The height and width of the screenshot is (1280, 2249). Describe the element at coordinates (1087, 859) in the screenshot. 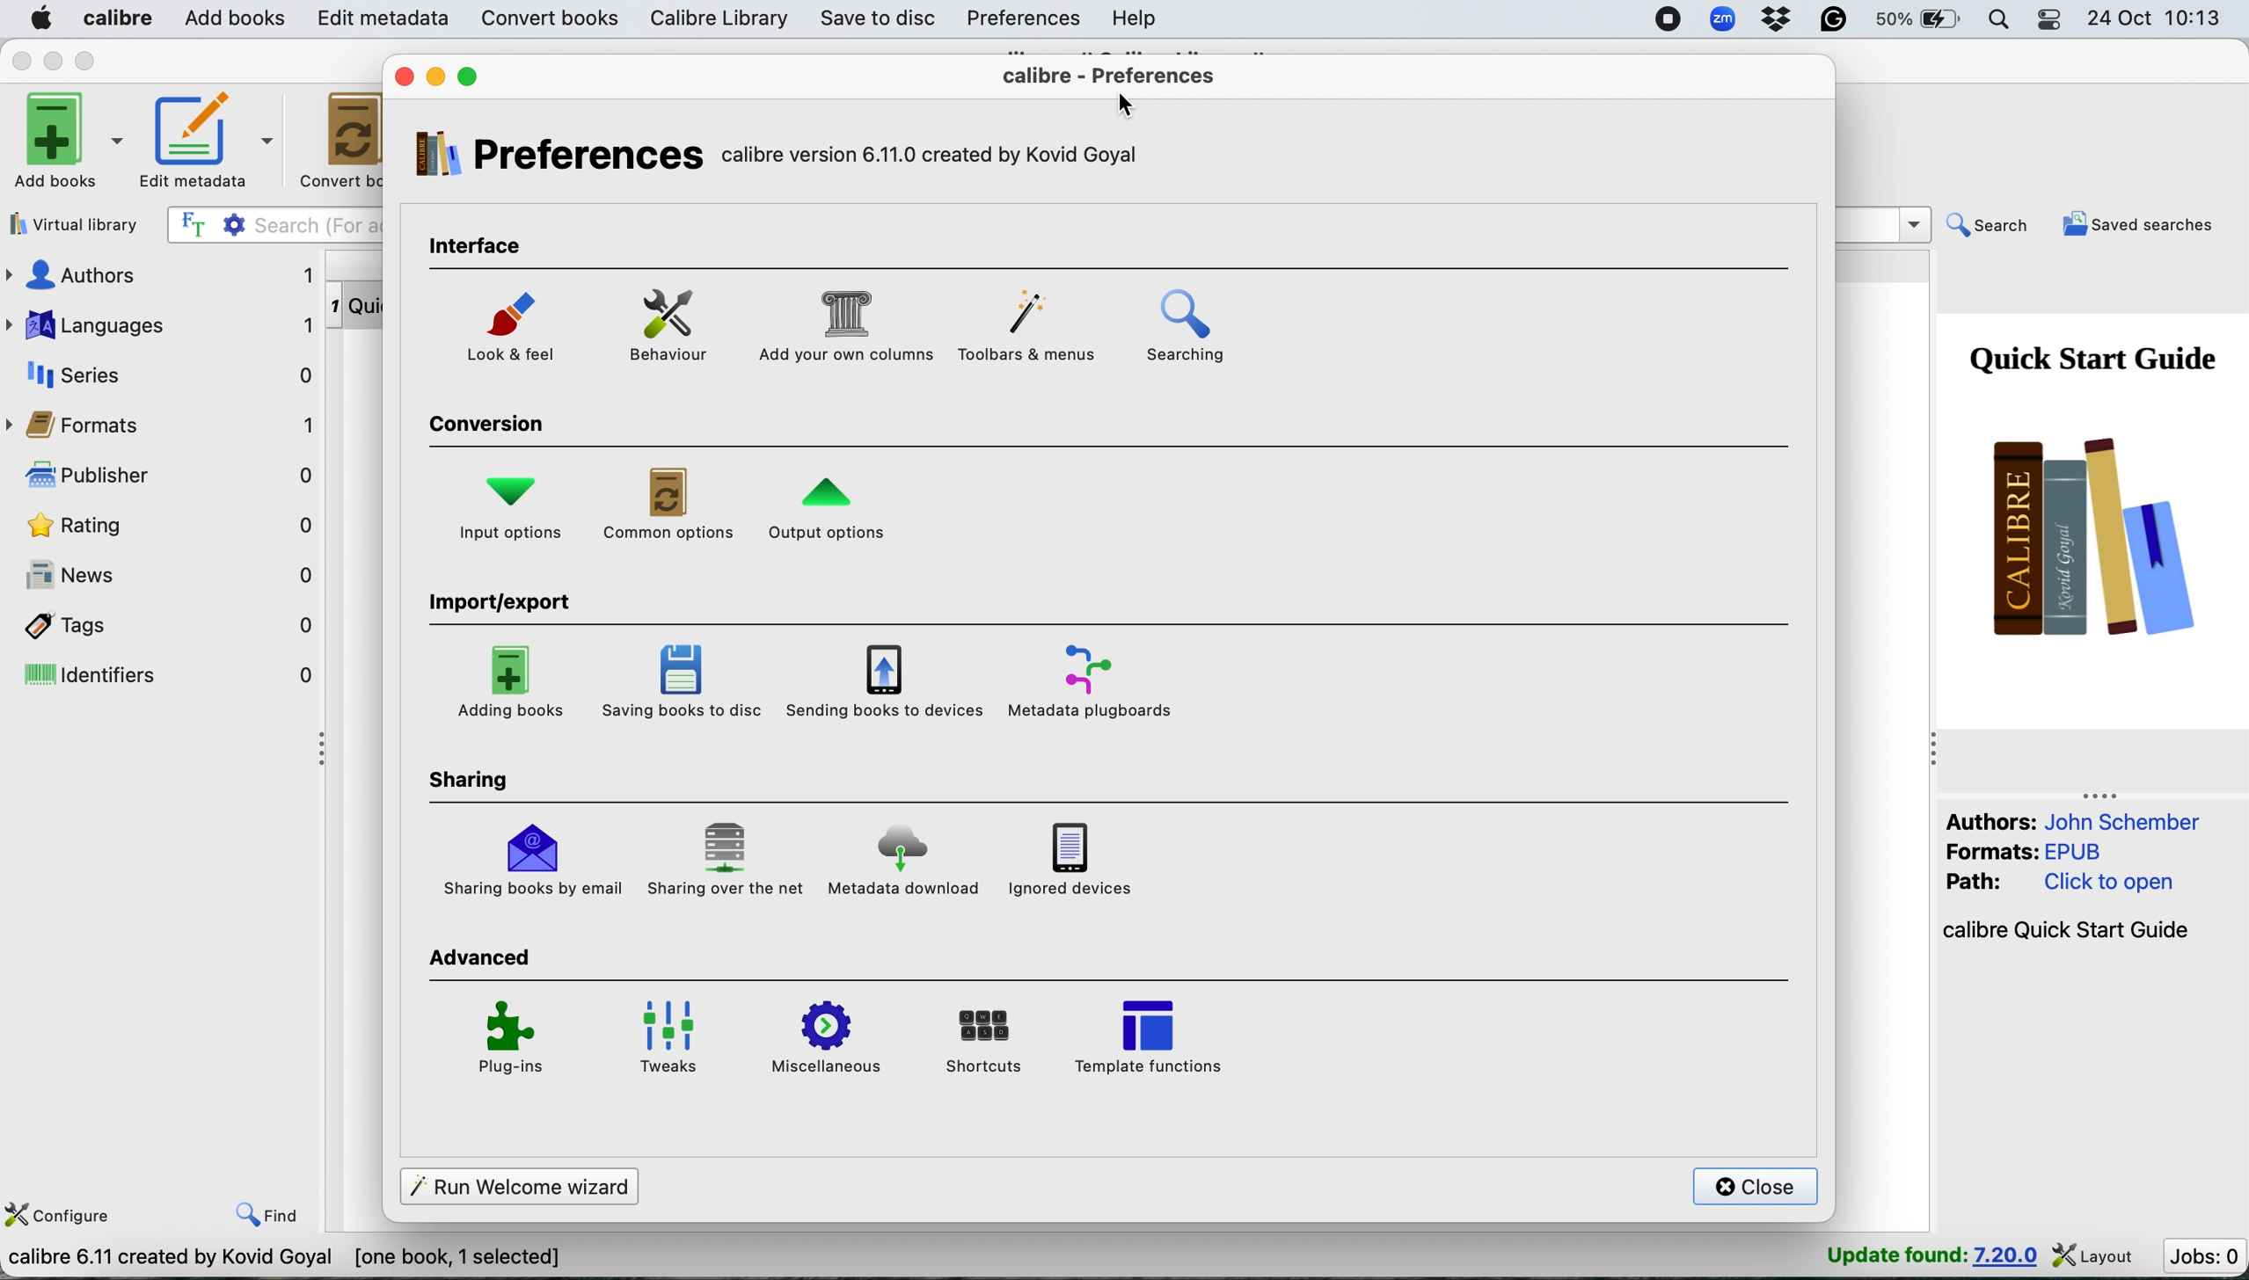

I see `ignored devices` at that location.